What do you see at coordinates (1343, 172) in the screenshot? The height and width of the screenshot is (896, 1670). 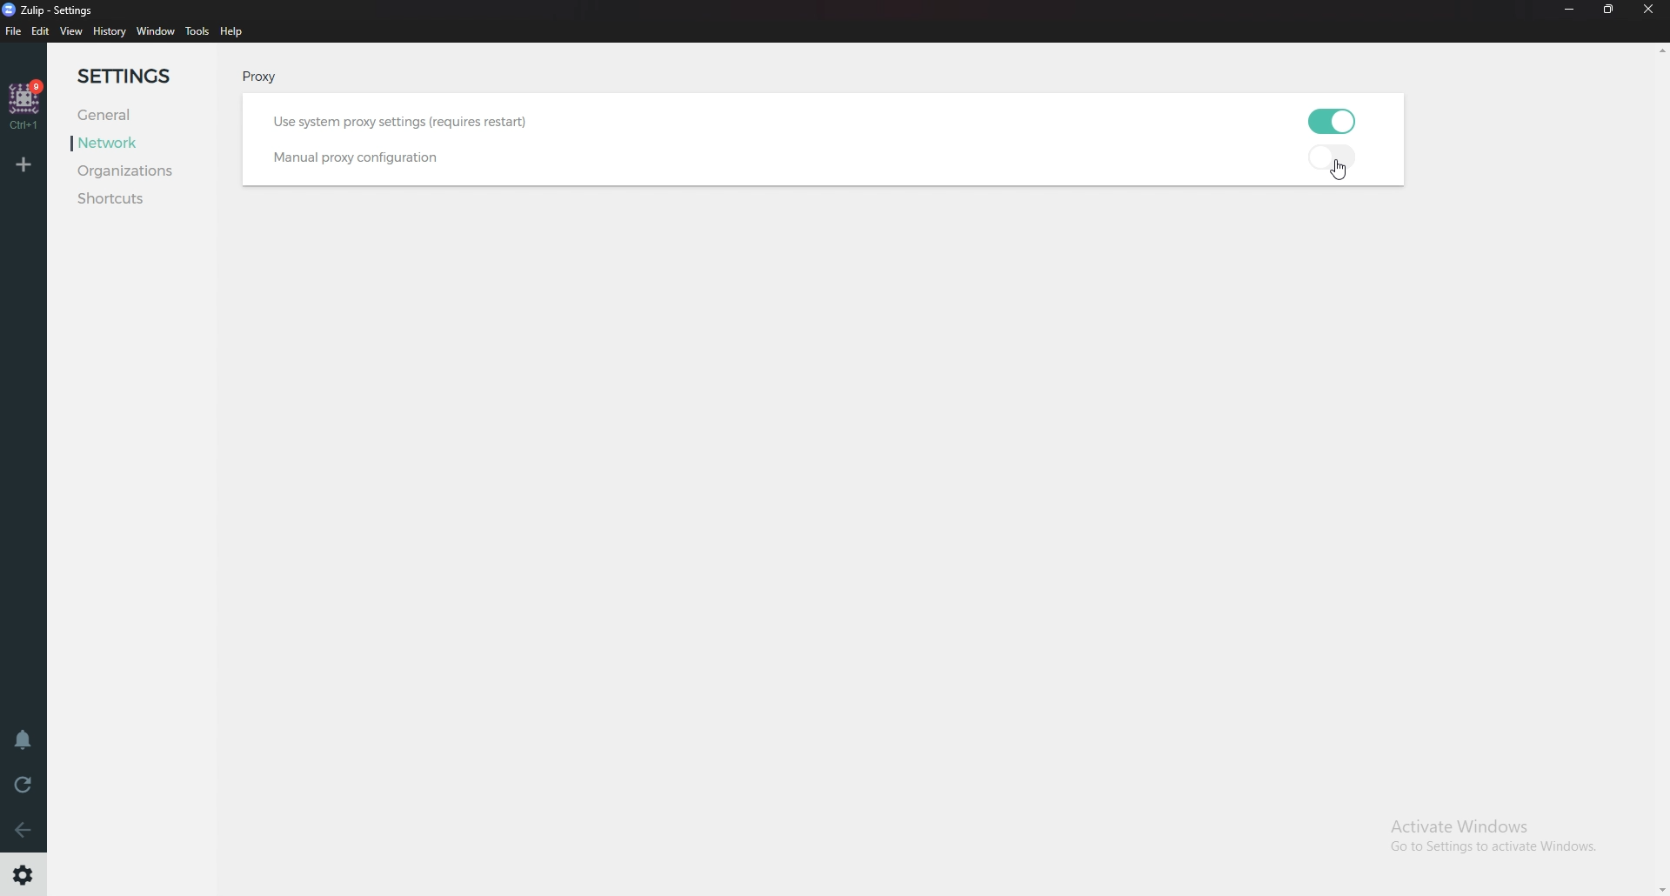 I see `Cursor` at bounding box center [1343, 172].